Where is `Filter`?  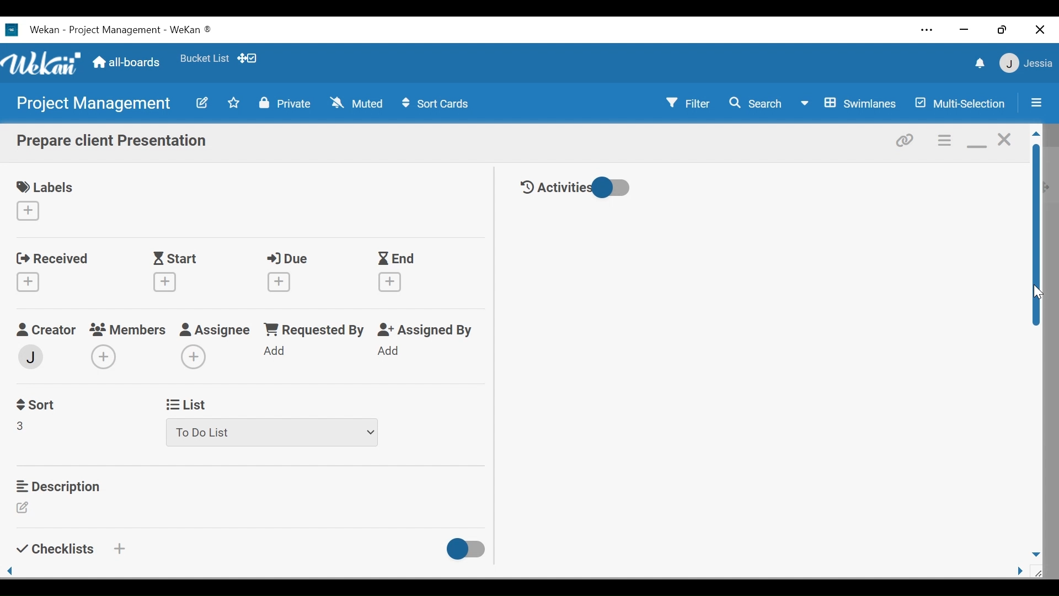
Filter is located at coordinates (688, 102).